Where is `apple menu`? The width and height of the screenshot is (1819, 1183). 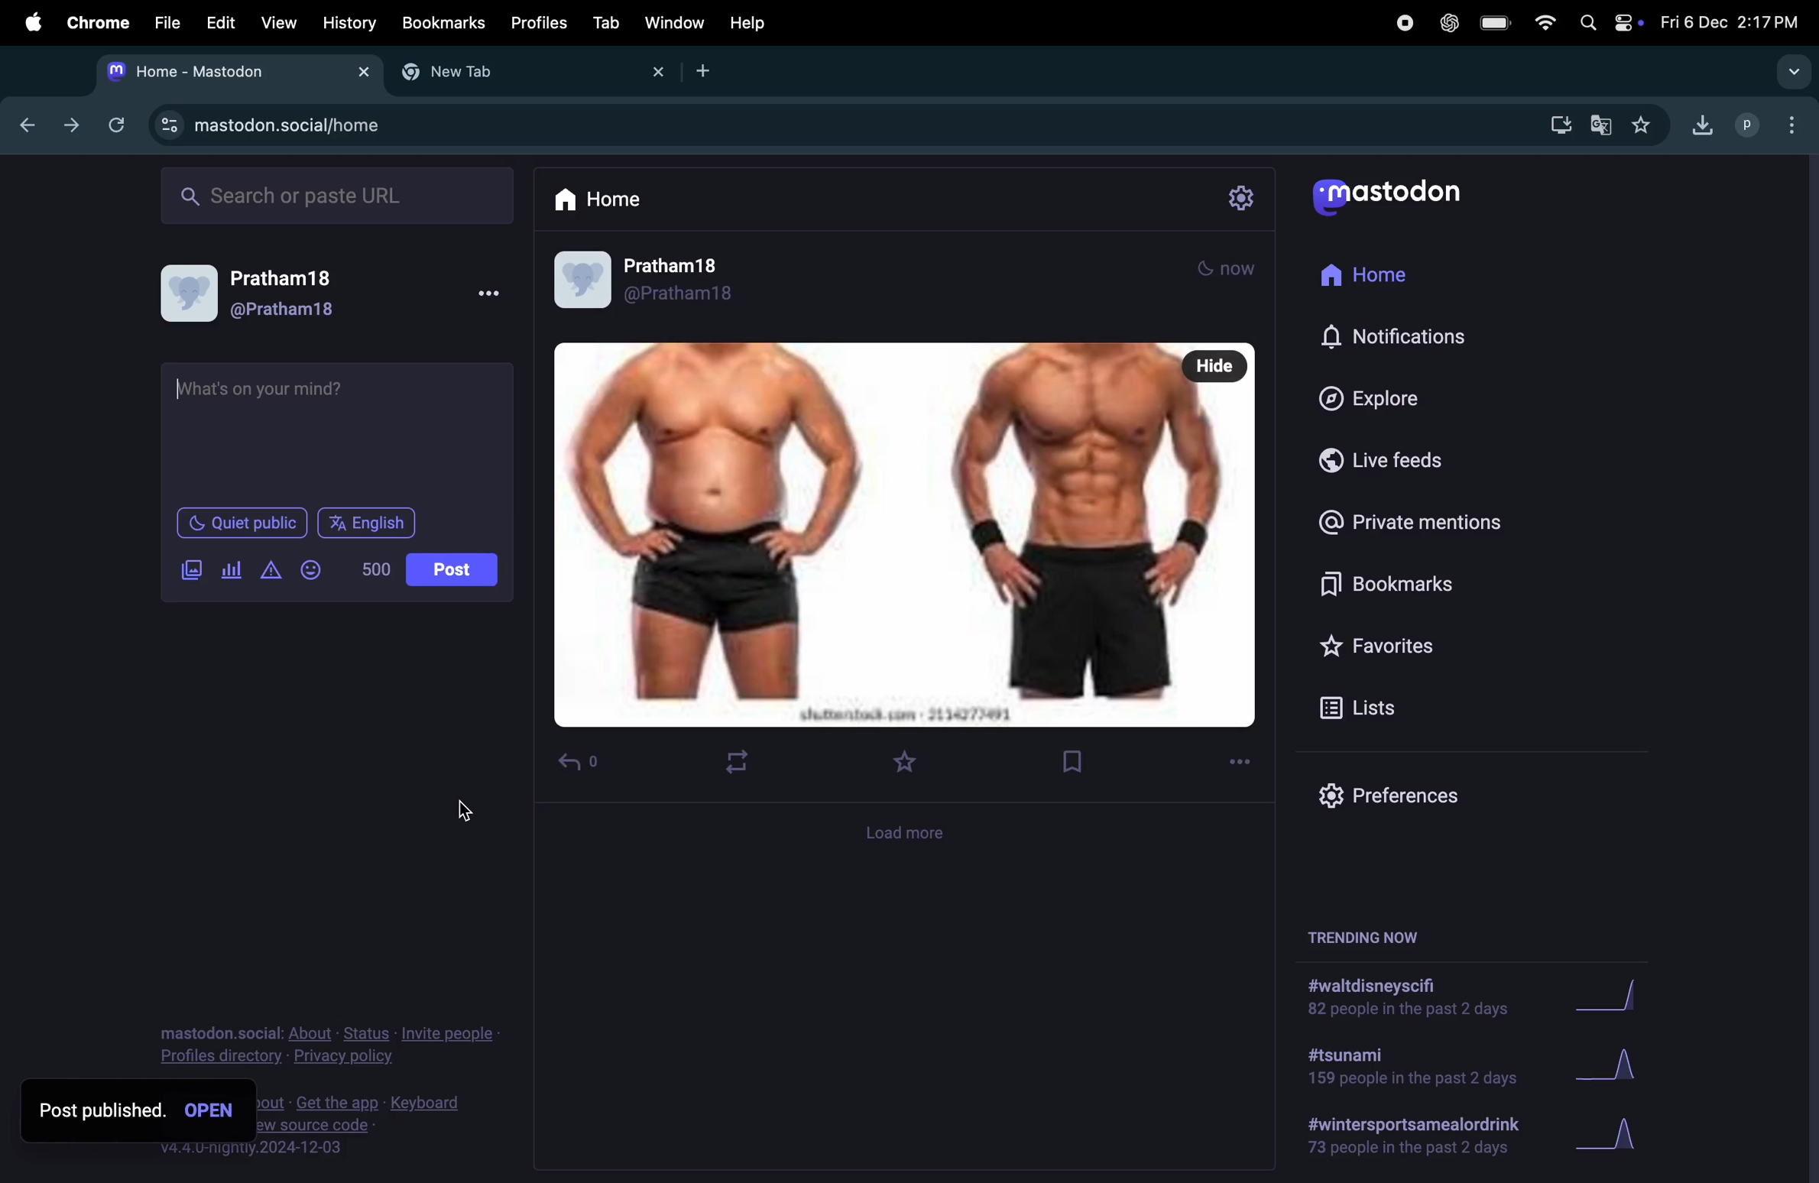 apple menu is located at coordinates (31, 23).